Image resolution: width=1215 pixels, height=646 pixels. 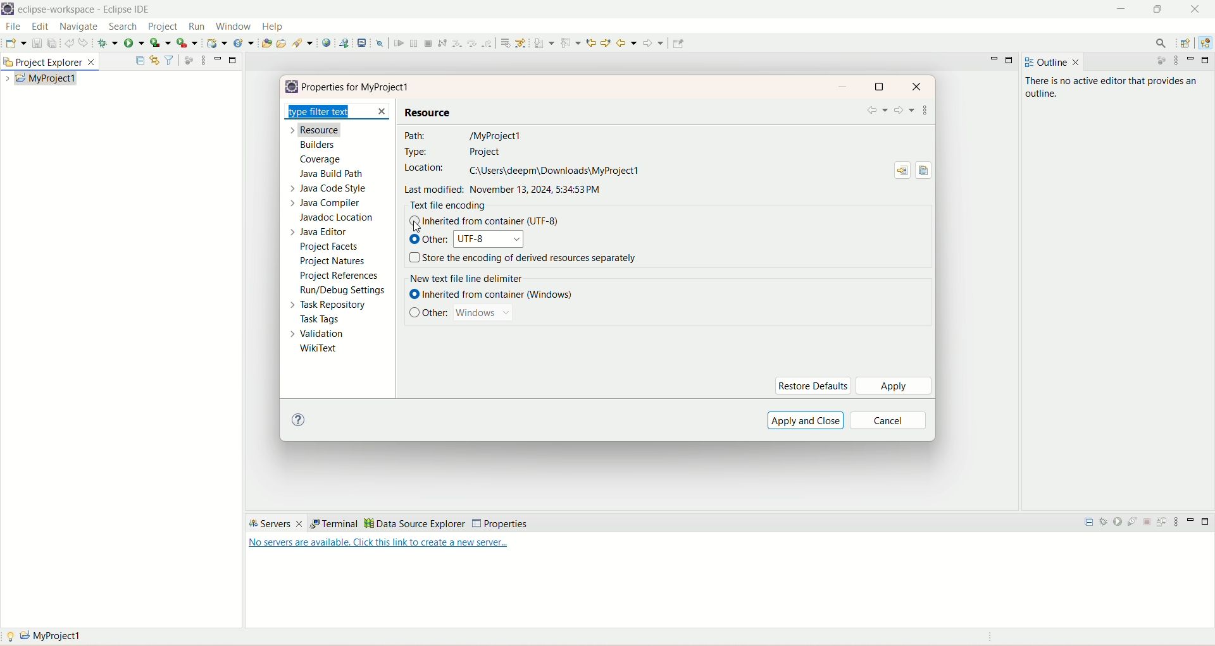 What do you see at coordinates (887, 421) in the screenshot?
I see `cancel` at bounding box center [887, 421].